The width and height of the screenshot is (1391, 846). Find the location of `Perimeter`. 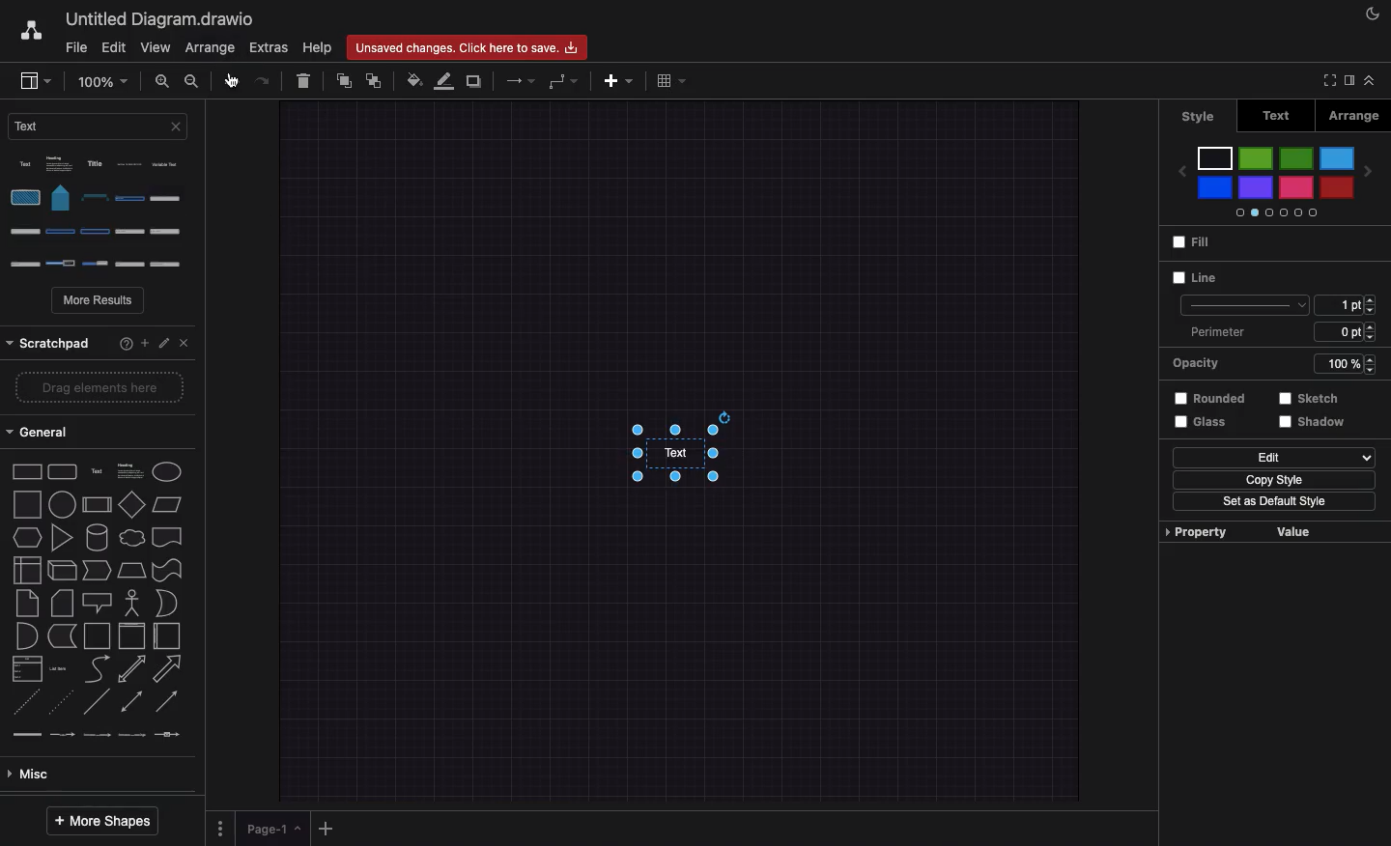

Perimeter is located at coordinates (1278, 332).